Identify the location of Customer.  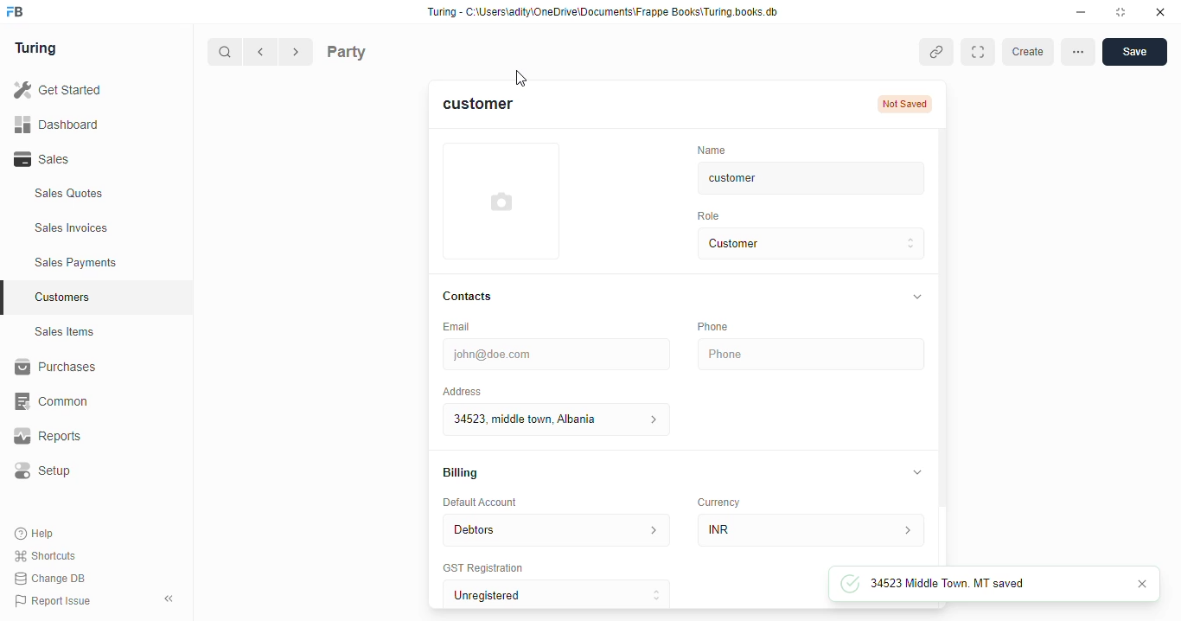
(791, 244).